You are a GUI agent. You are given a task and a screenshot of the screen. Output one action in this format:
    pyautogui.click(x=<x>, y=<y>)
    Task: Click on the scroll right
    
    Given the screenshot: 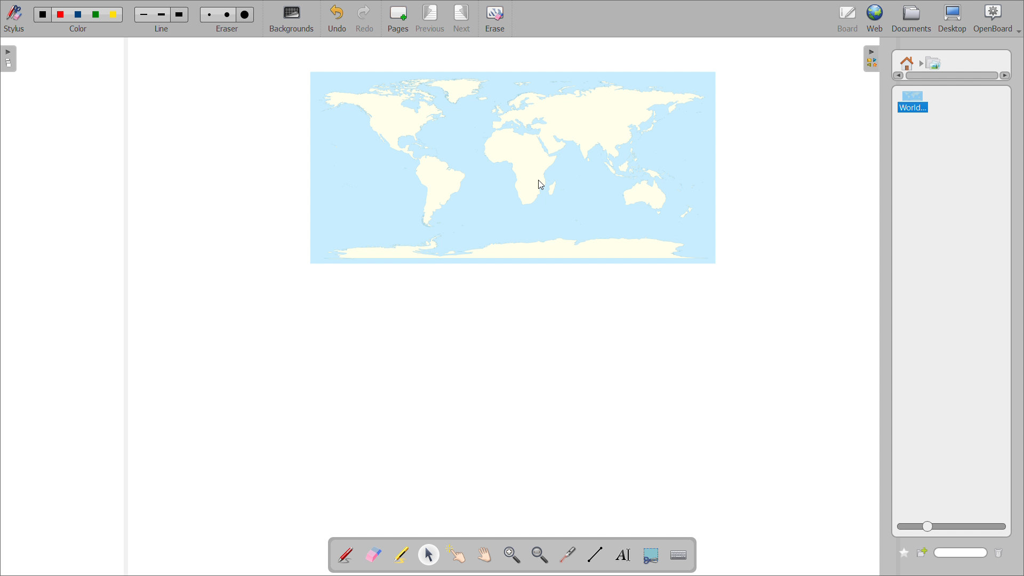 What is the action you would take?
    pyautogui.click(x=1006, y=75)
    